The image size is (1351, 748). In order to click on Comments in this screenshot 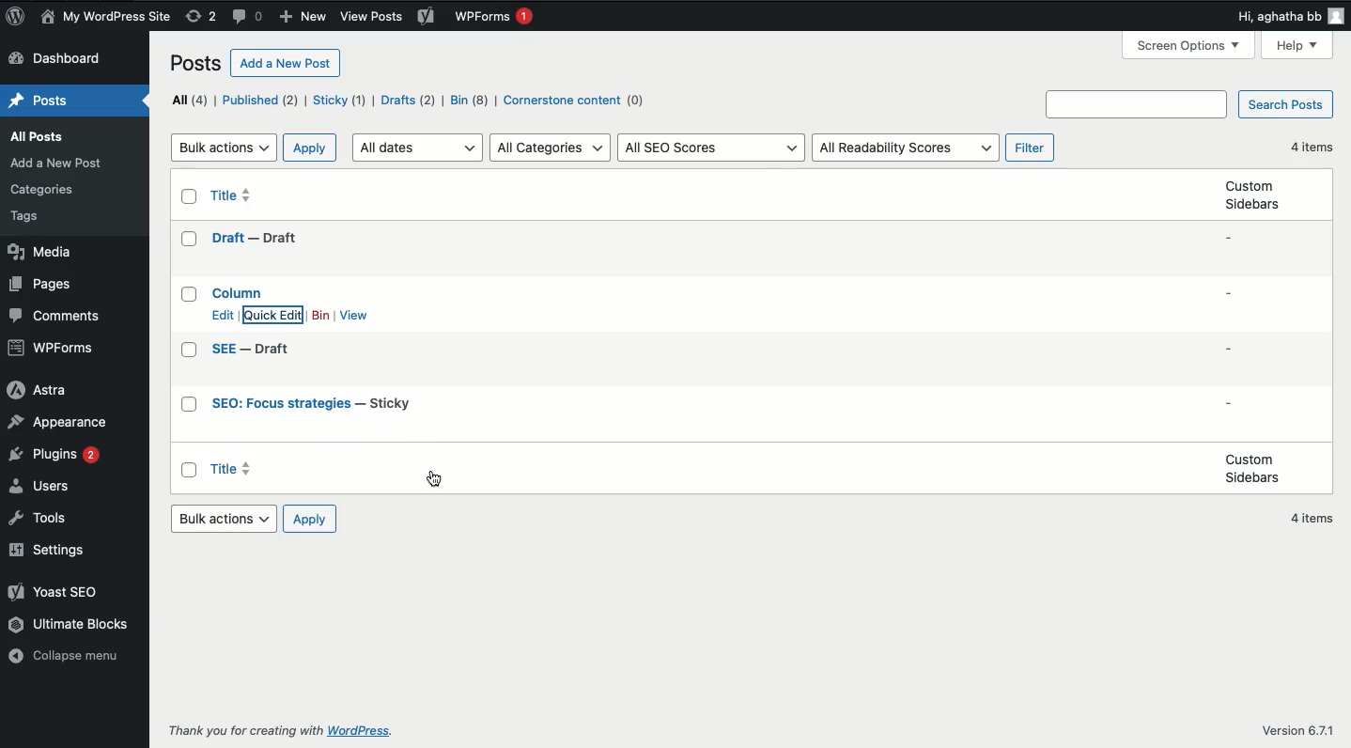, I will do `click(53, 317)`.